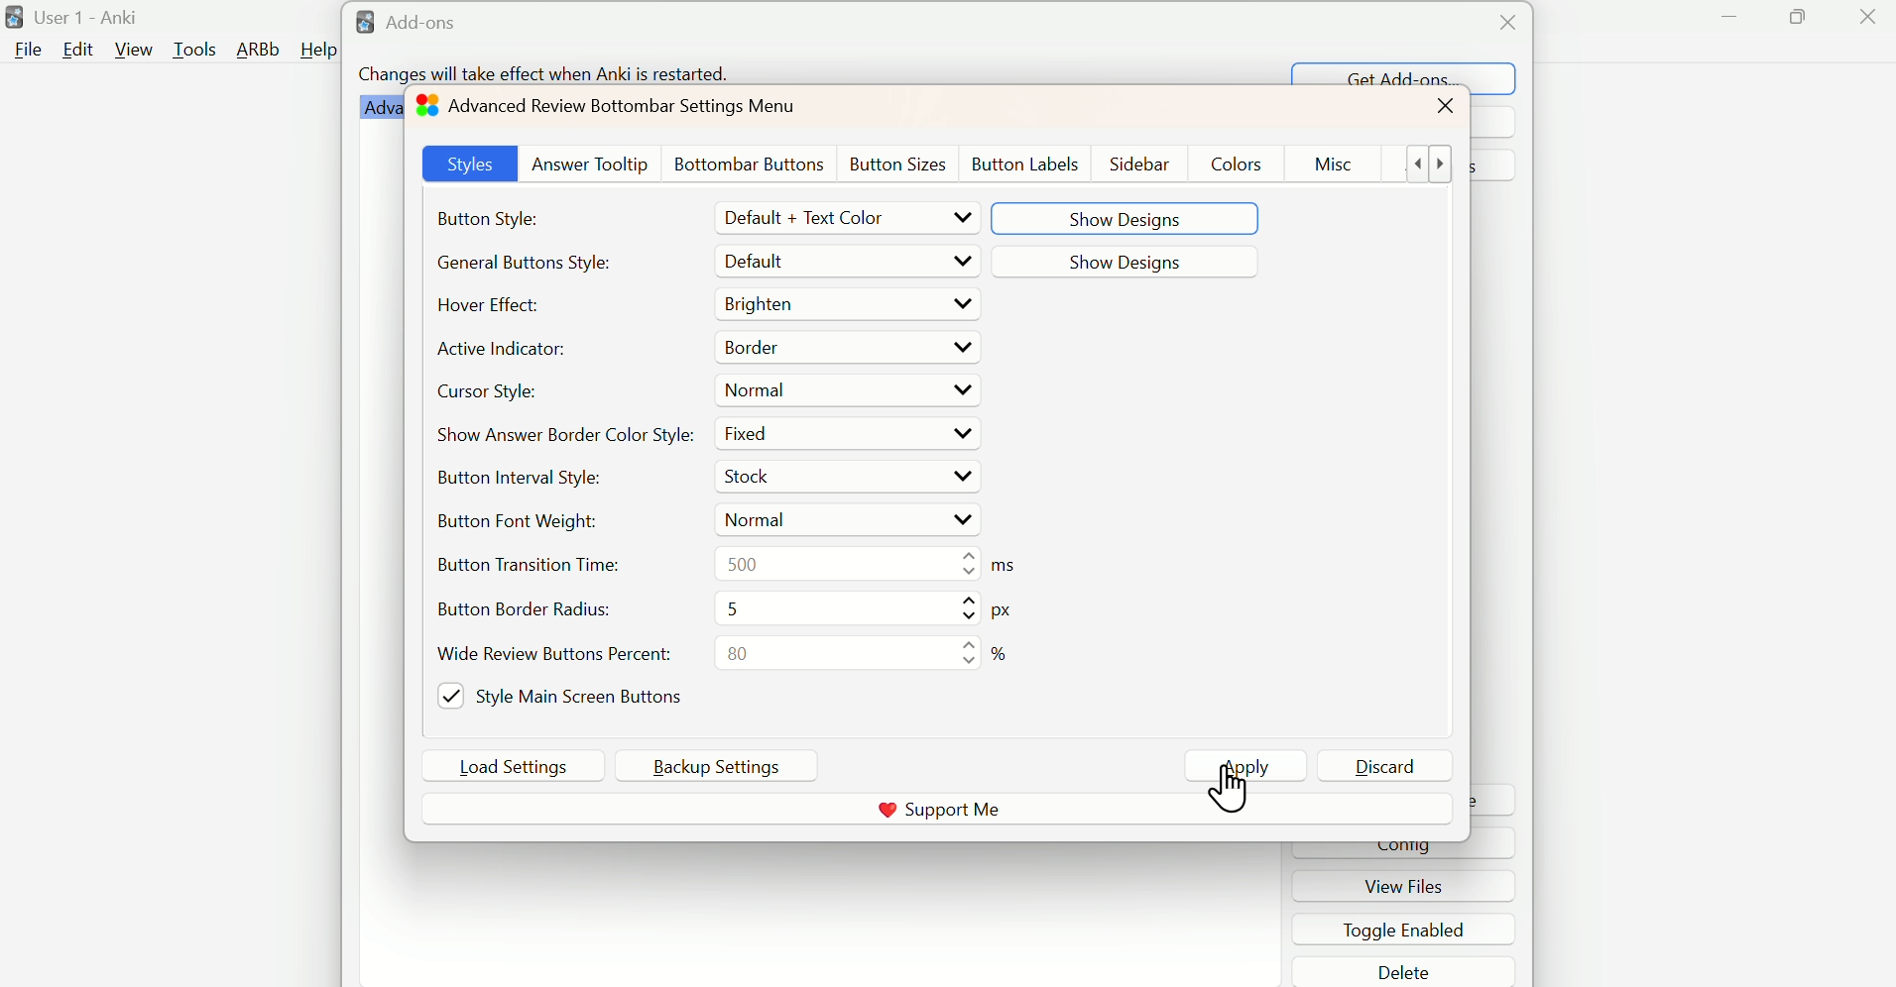  What do you see at coordinates (1242, 762) in the screenshot?
I see `Apply` at bounding box center [1242, 762].